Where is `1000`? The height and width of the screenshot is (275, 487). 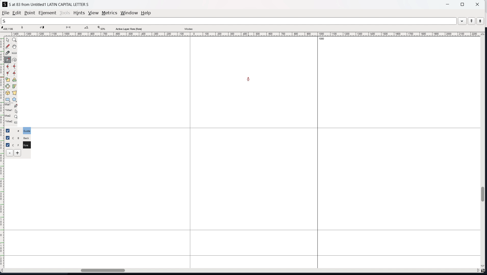 1000 is located at coordinates (323, 39).